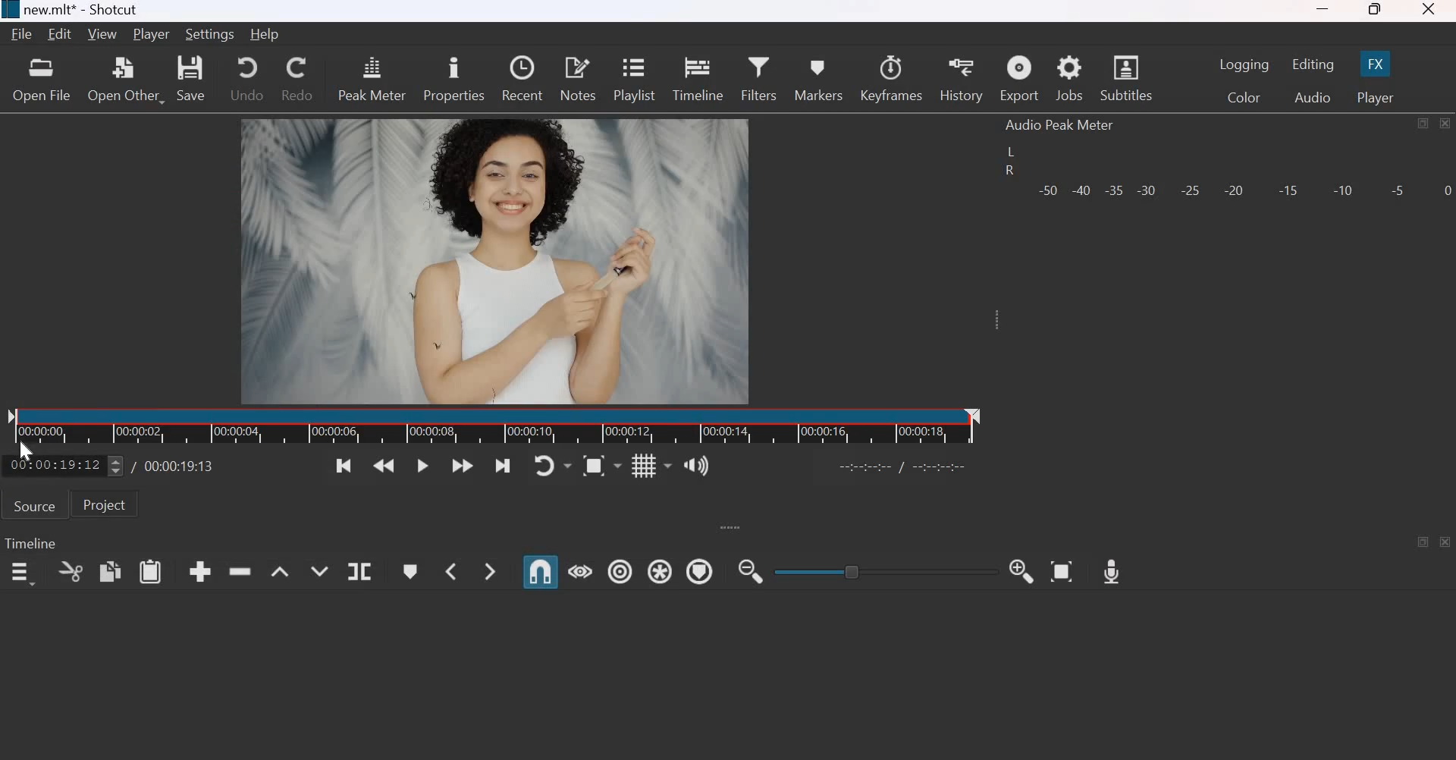 This screenshot has height=760, width=1456. Describe the element at coordinates (1247, 99) in the screenshot. I see `Color` at that location.